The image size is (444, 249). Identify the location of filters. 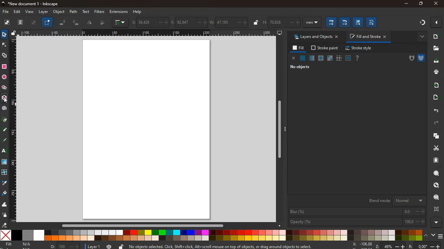
(98, 12).